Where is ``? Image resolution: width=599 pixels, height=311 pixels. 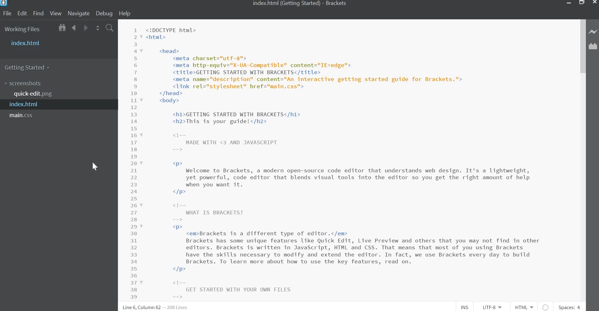
 is located at coordinates (581, 3).